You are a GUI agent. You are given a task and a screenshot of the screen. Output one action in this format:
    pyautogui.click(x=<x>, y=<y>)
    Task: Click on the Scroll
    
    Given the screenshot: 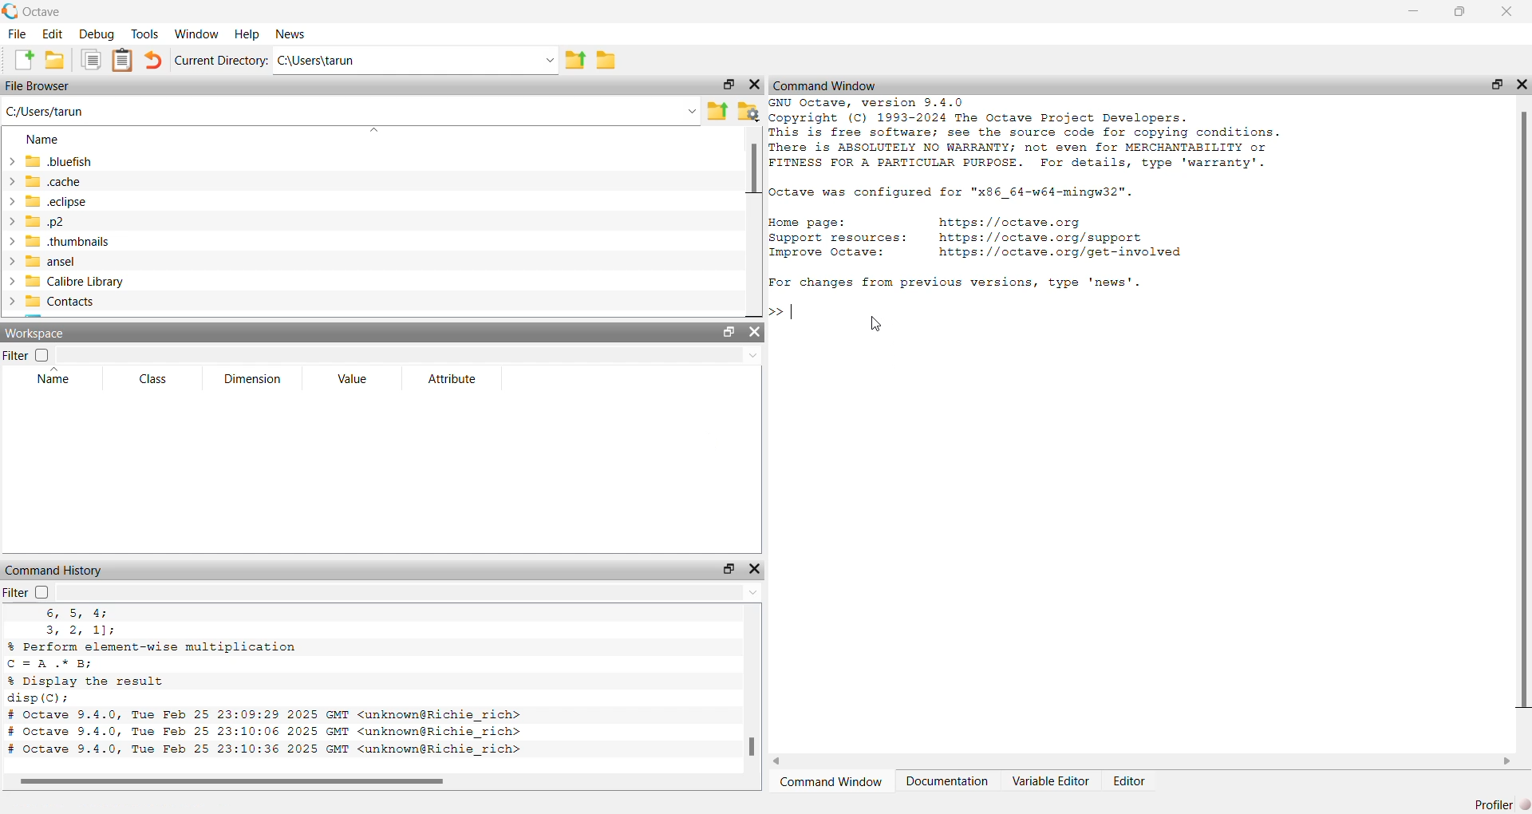 What is the action you would take?
    pyautogui.click(x=754, y=222)
    